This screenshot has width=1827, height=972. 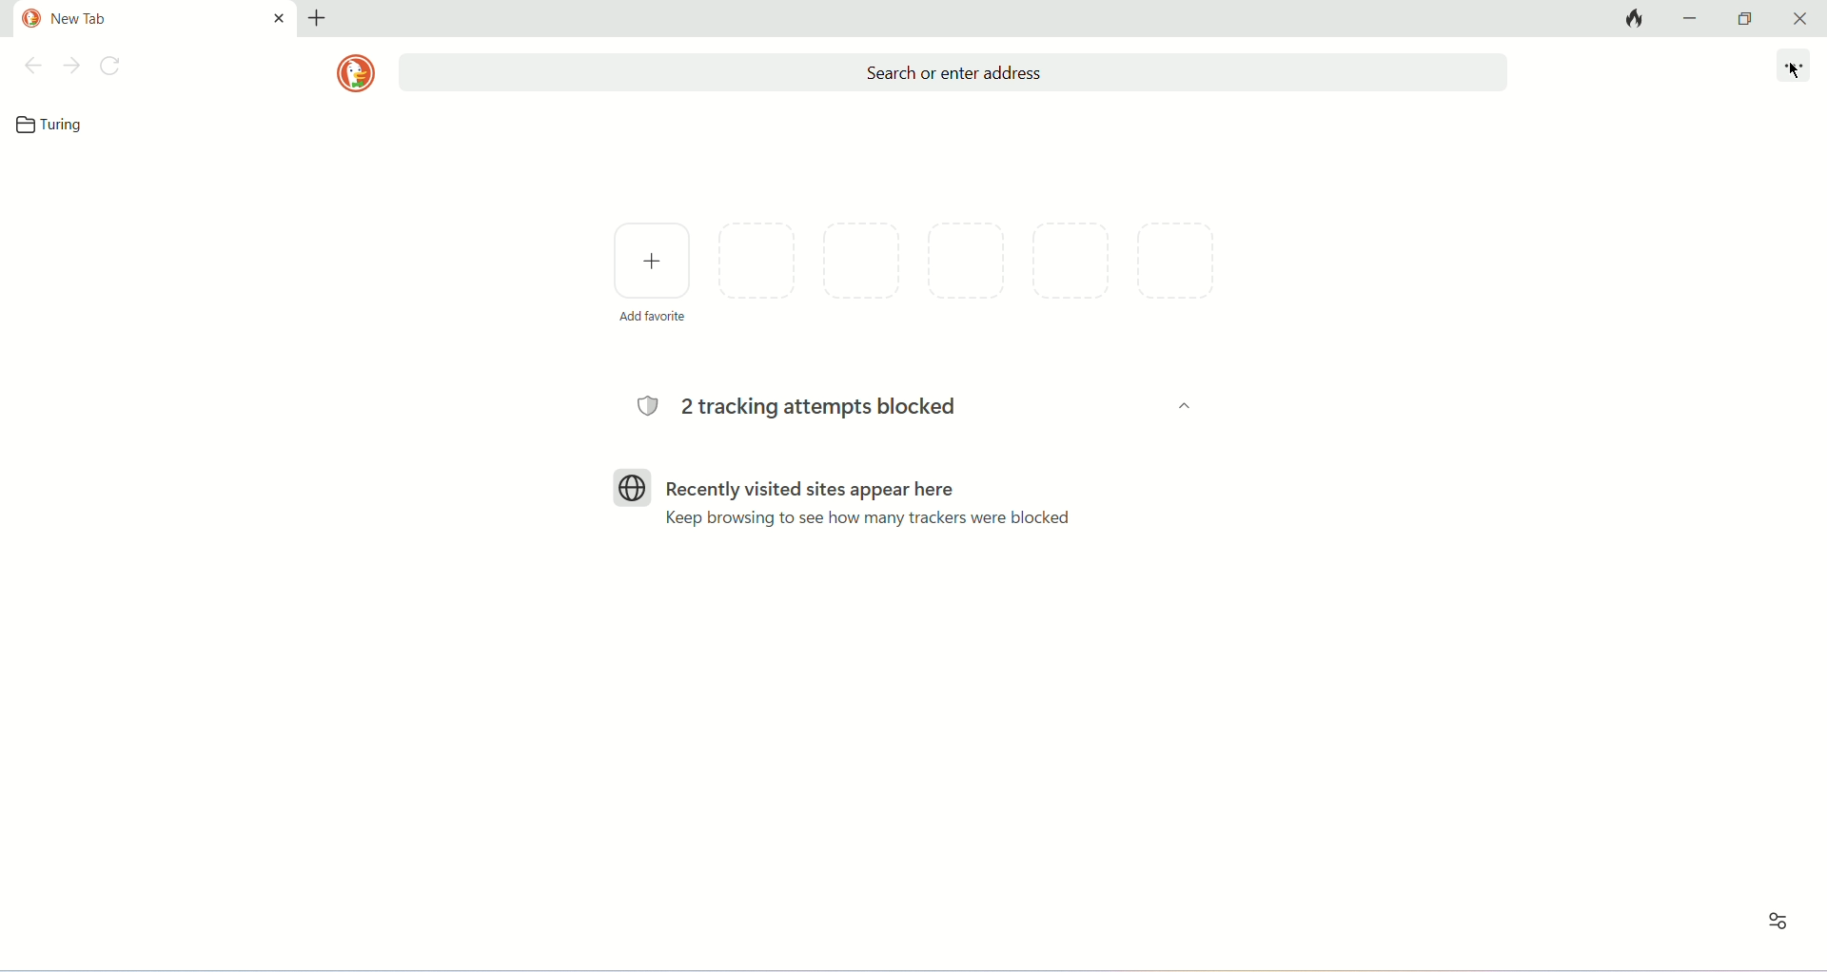 I want to click on minimize, so click(x=1692, y=19).